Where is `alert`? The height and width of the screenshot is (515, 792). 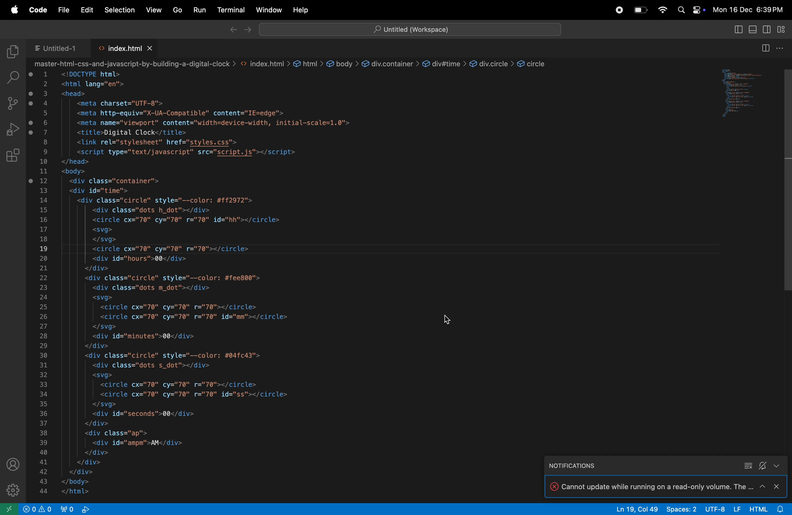
alert is located at coordinates (763, 466).